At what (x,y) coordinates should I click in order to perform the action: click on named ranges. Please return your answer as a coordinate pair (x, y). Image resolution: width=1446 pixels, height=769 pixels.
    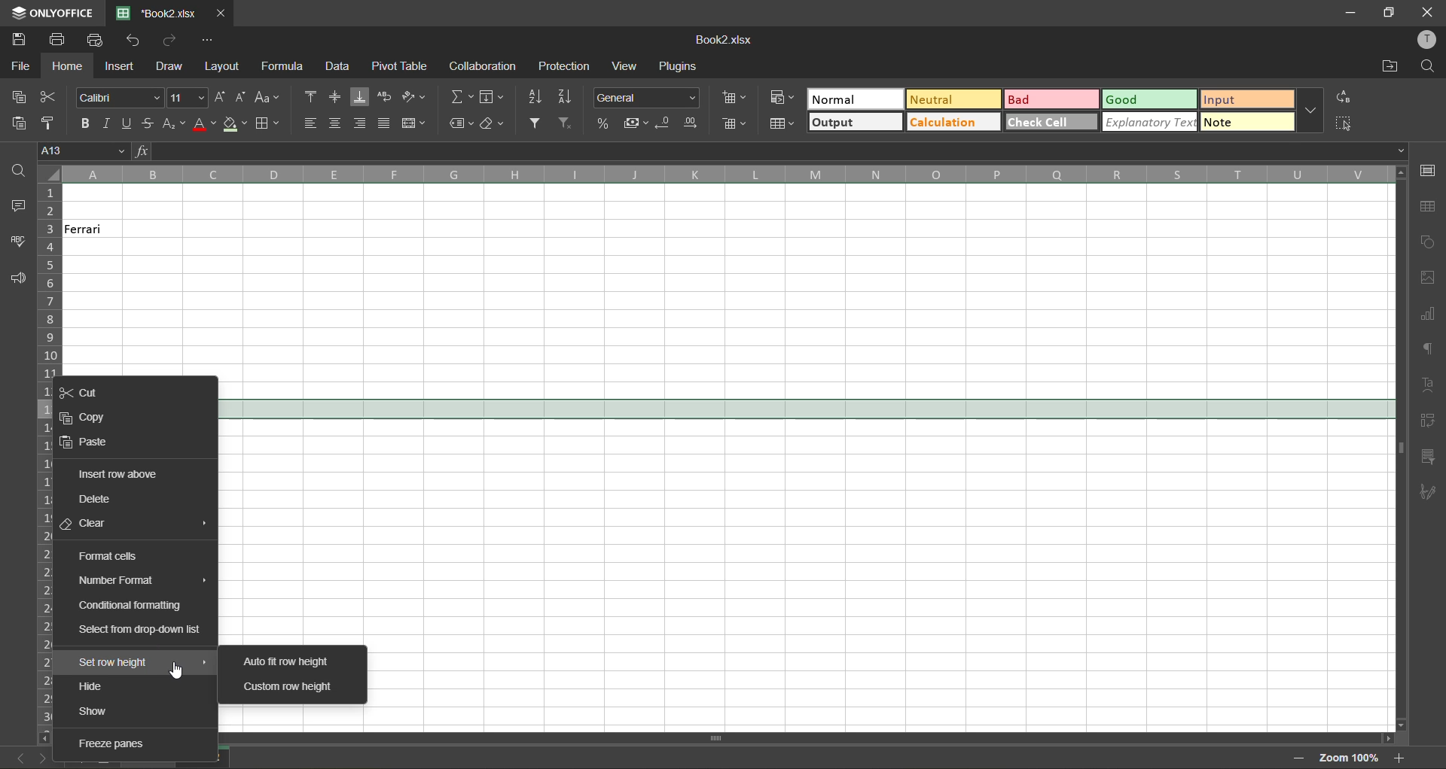
    Looking at the image, I should click on (462, 123).